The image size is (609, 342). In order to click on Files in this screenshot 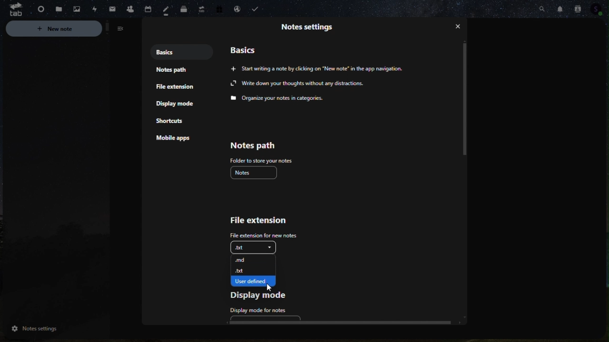, I will do `click(58, 9)`.